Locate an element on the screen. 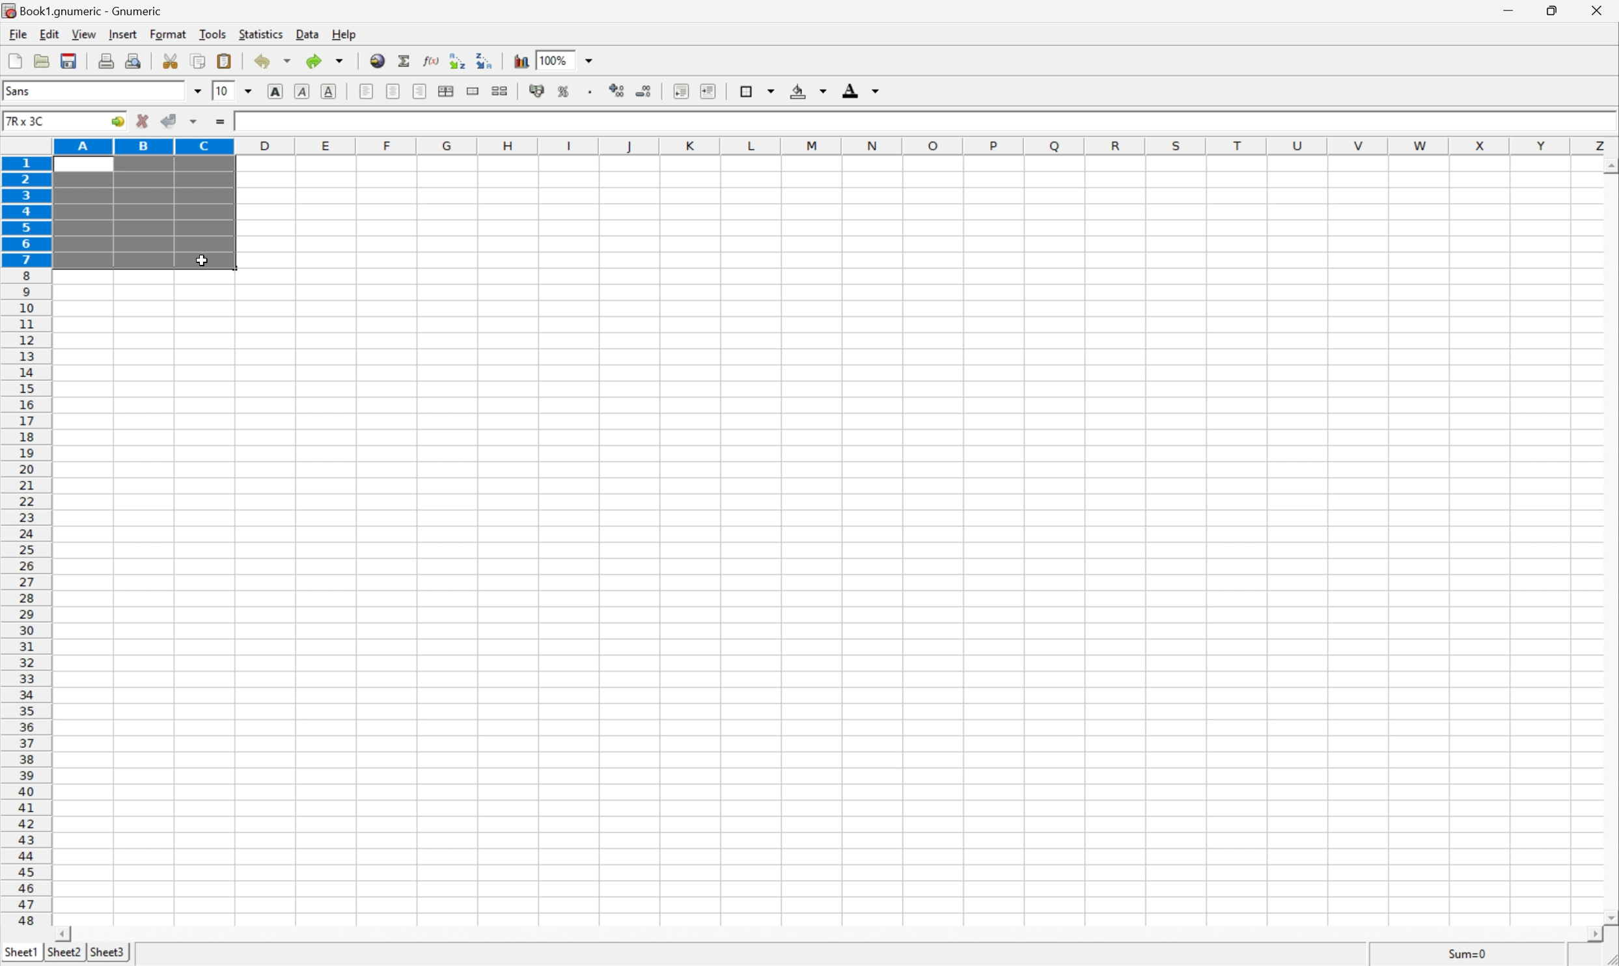  font name - Sans is located at coordinates (100, 92).